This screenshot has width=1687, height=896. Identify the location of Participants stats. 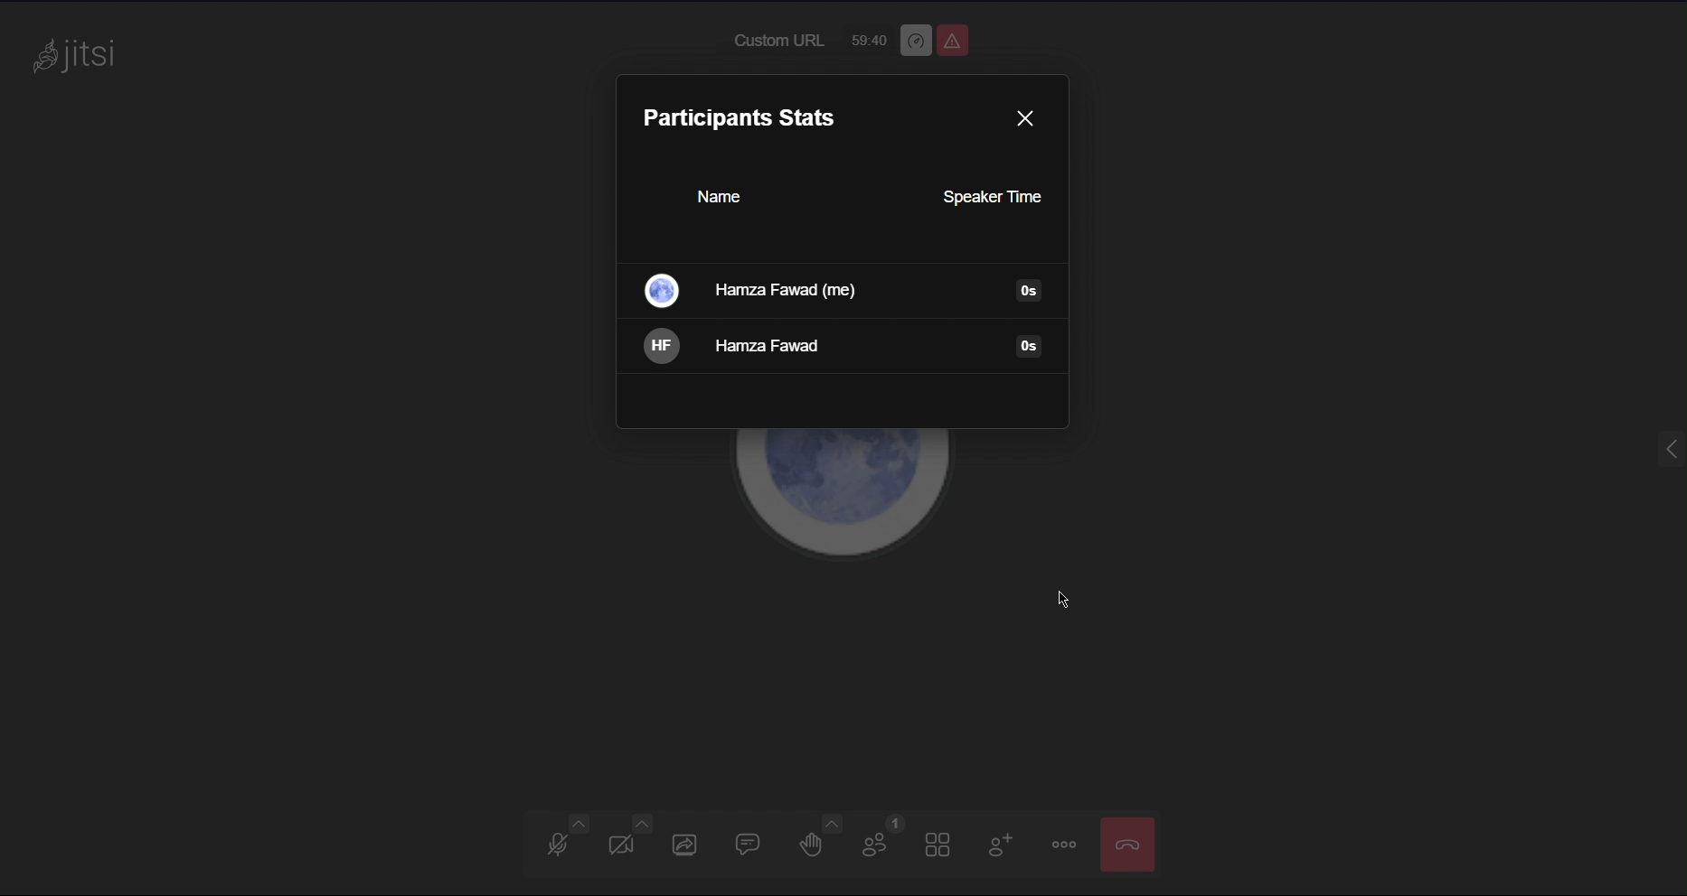
(738, 118).